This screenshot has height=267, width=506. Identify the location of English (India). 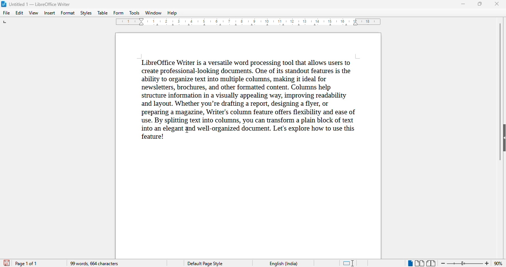
(284, 264).